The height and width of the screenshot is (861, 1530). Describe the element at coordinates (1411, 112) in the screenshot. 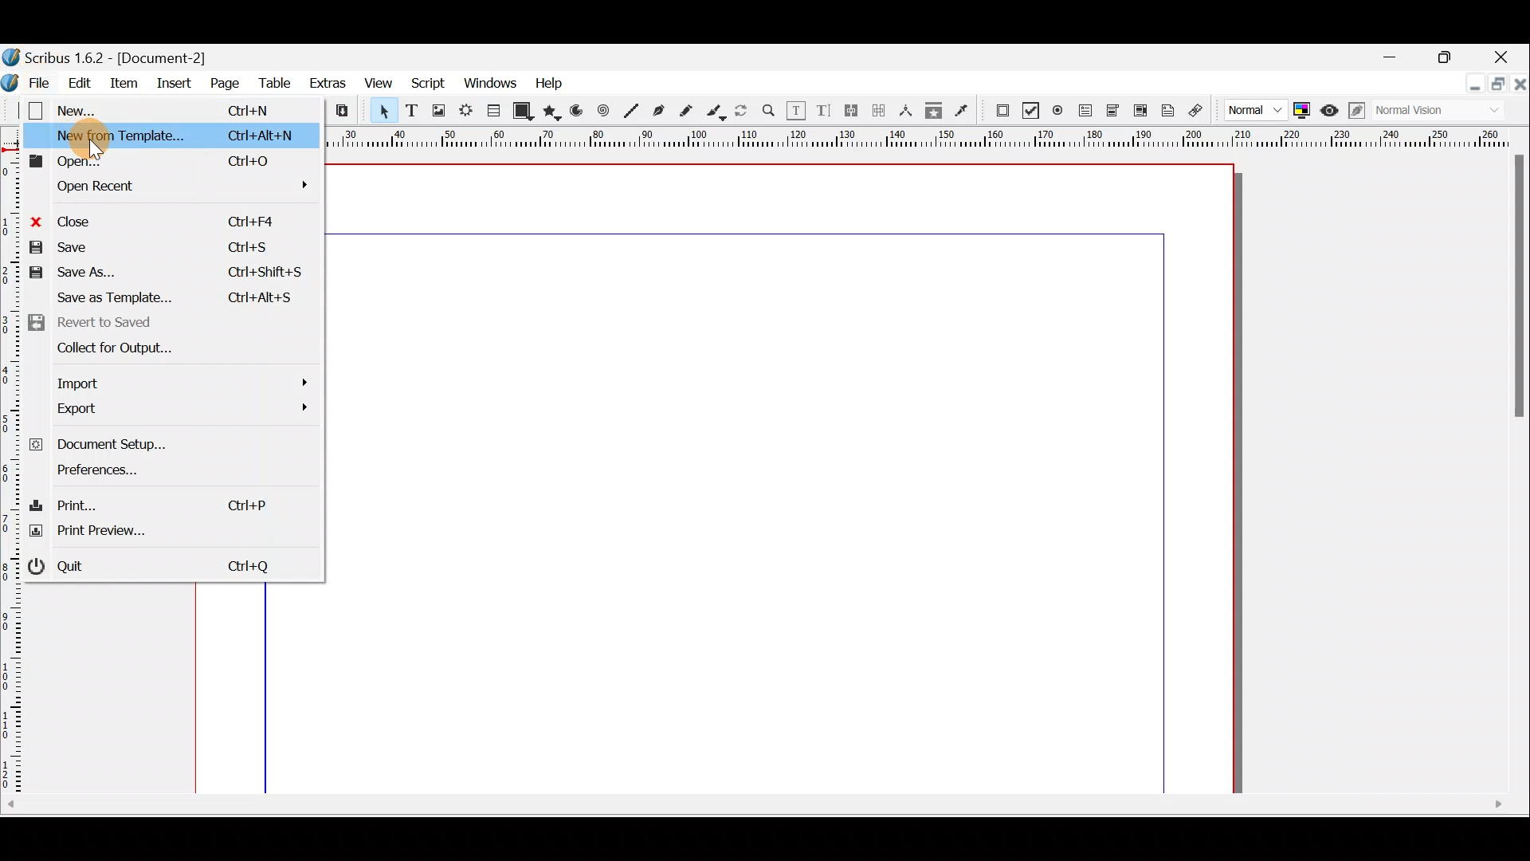

I see `Visual appearance` at that location.